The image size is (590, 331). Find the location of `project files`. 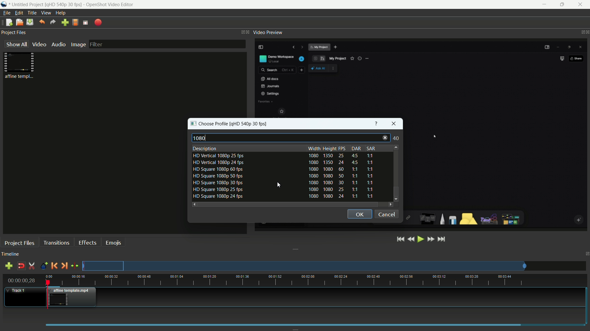

project files is located at coordinates (14, 32).